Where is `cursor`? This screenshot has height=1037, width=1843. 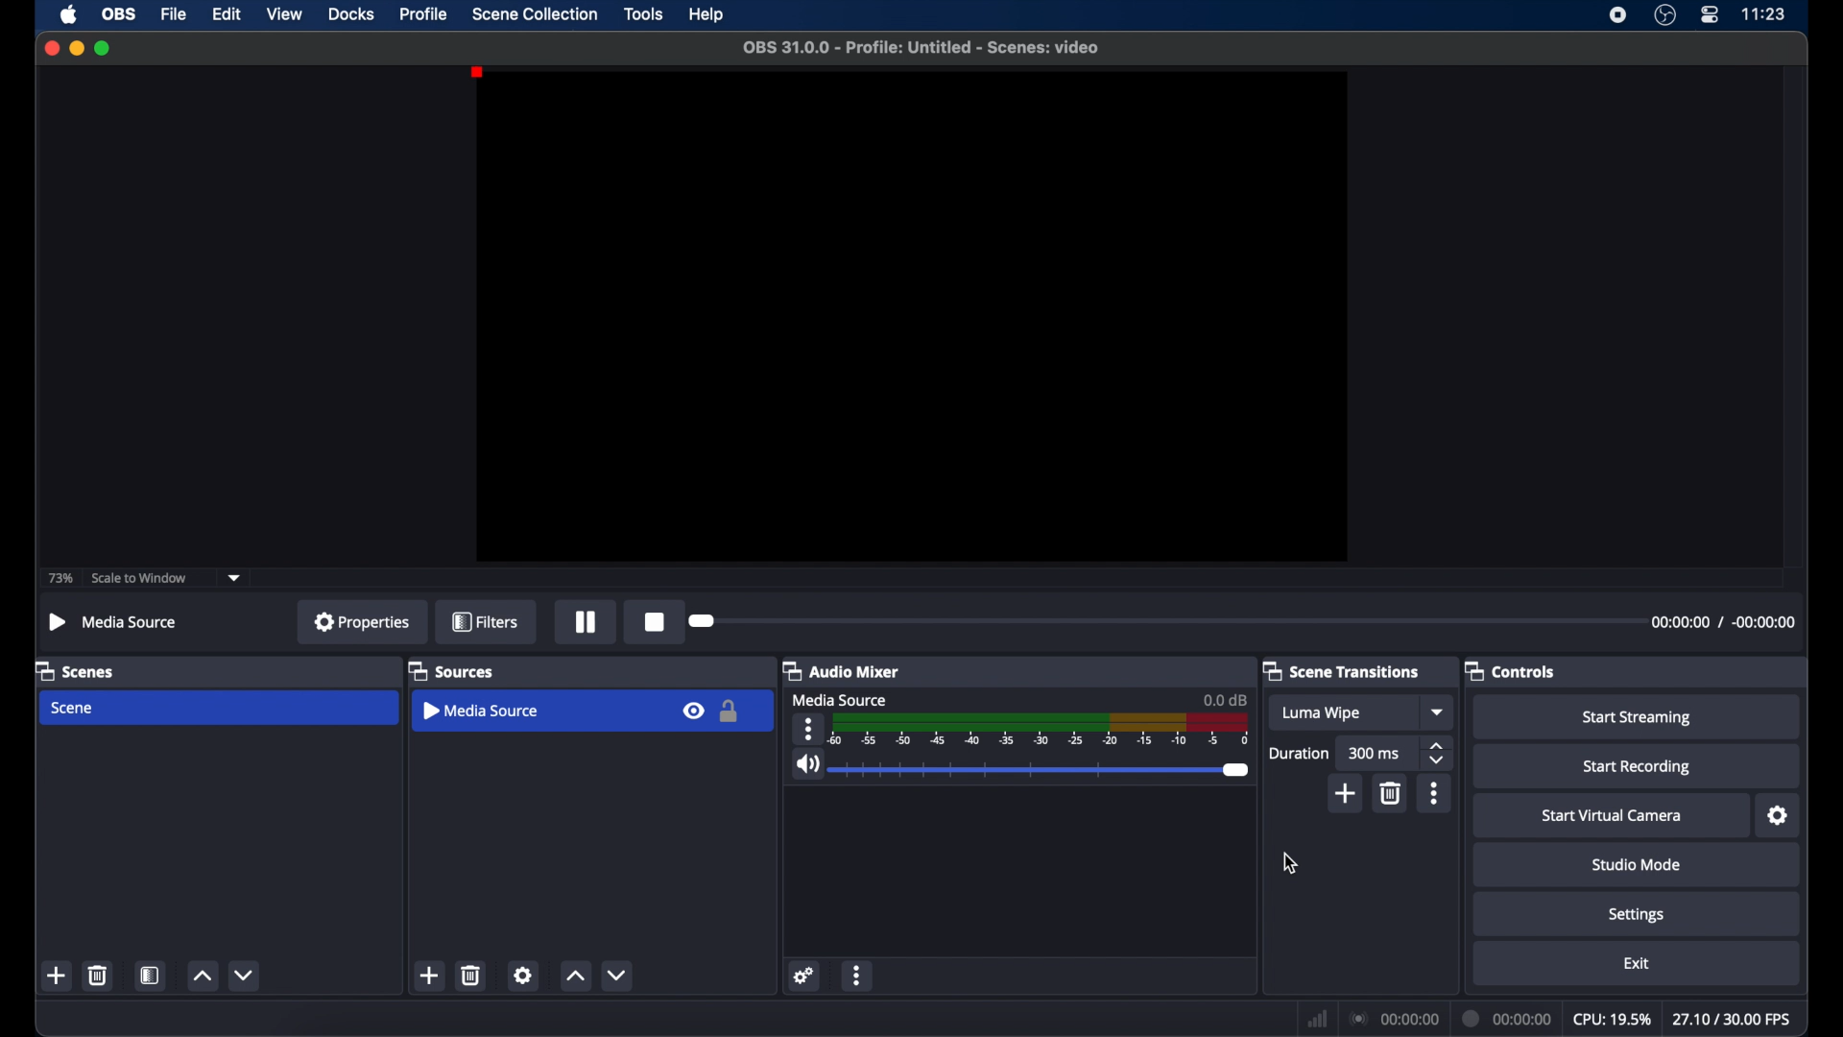 cursor is located at coordinates (1291, 863).